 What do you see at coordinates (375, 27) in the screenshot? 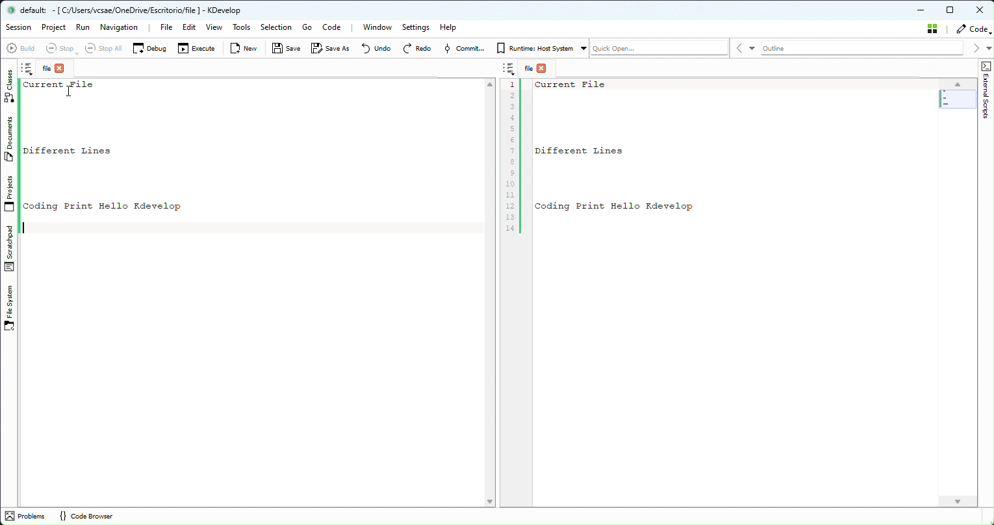
I see `Window` at bounding box center [375, 27].